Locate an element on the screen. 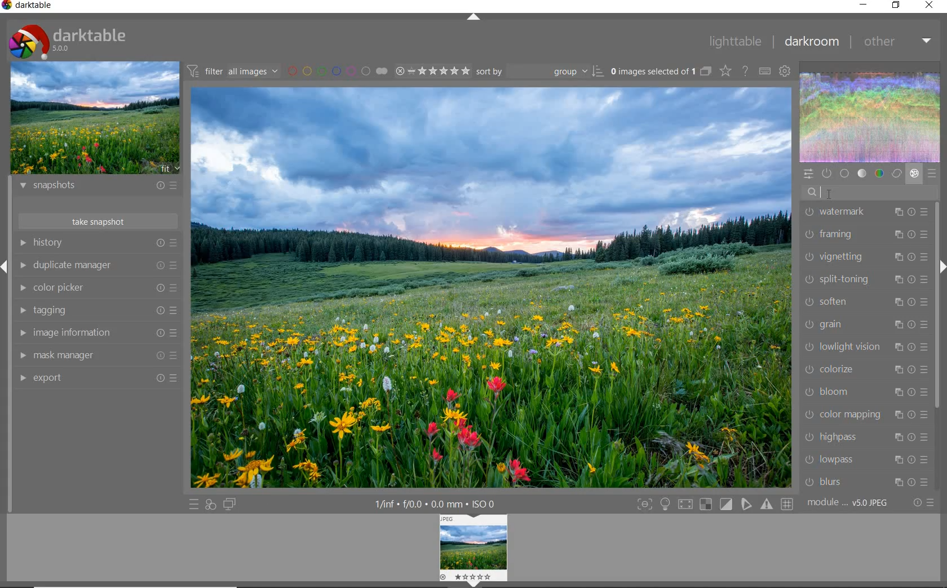 This screenshot has width=947, height=588. color mapping is located at coordinates (864, 415).